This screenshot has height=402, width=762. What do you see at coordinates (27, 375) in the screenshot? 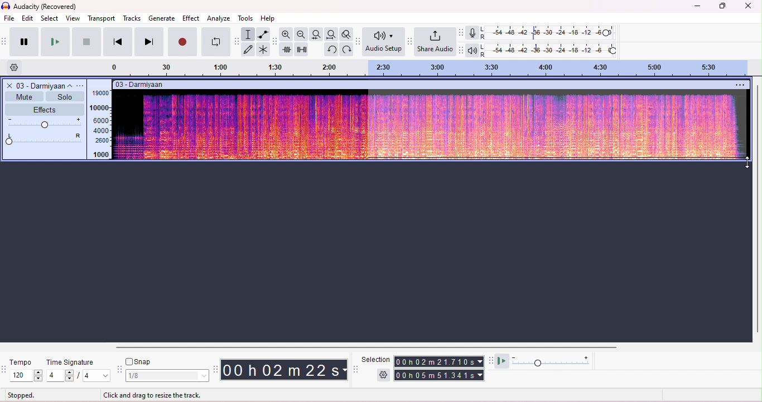
I see `tempo selection` at bounding box center [27, 375].